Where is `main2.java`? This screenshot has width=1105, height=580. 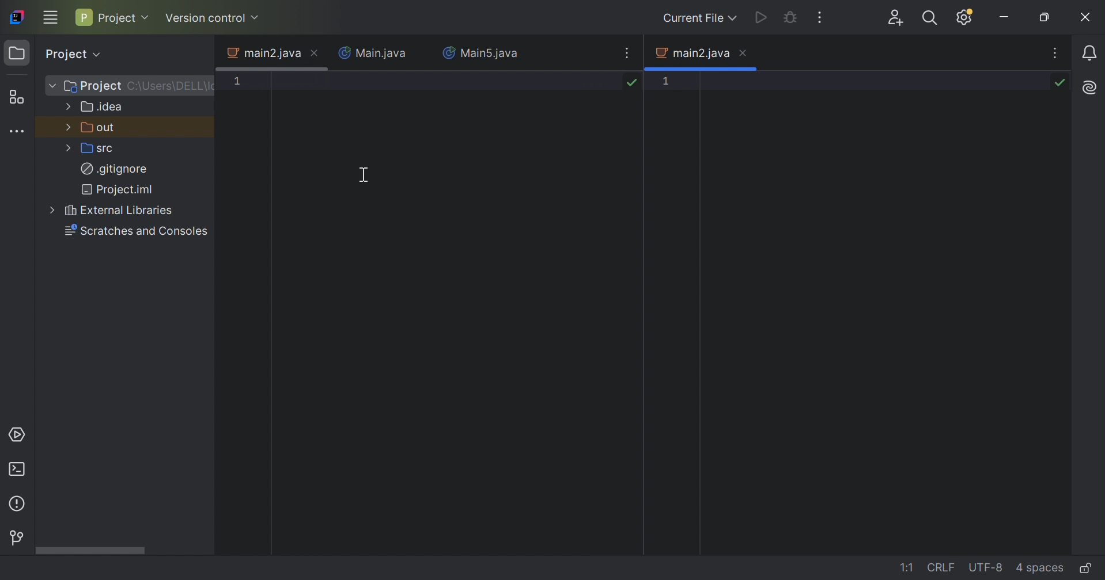
main2.java is located at coordinates (265, 52).